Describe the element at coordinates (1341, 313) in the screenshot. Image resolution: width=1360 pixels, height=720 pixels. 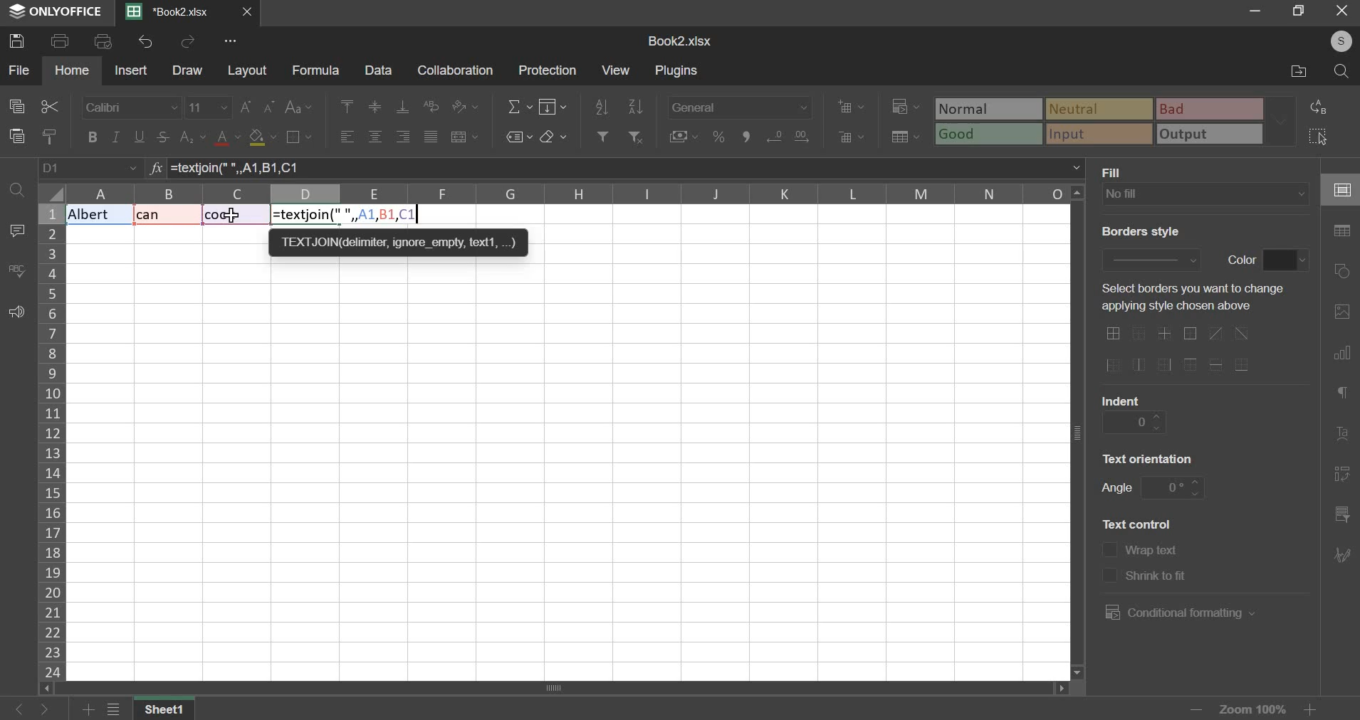
I see `picture or video` at that location.